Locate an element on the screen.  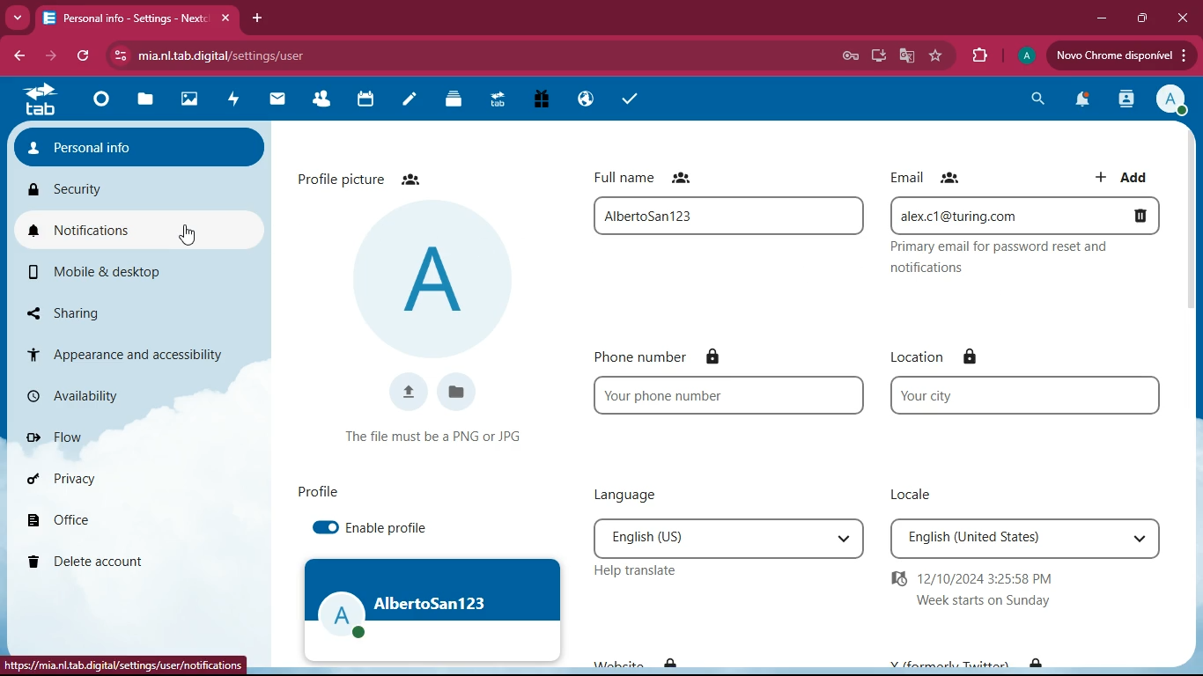
extensions is located at coordinates (979, 56).